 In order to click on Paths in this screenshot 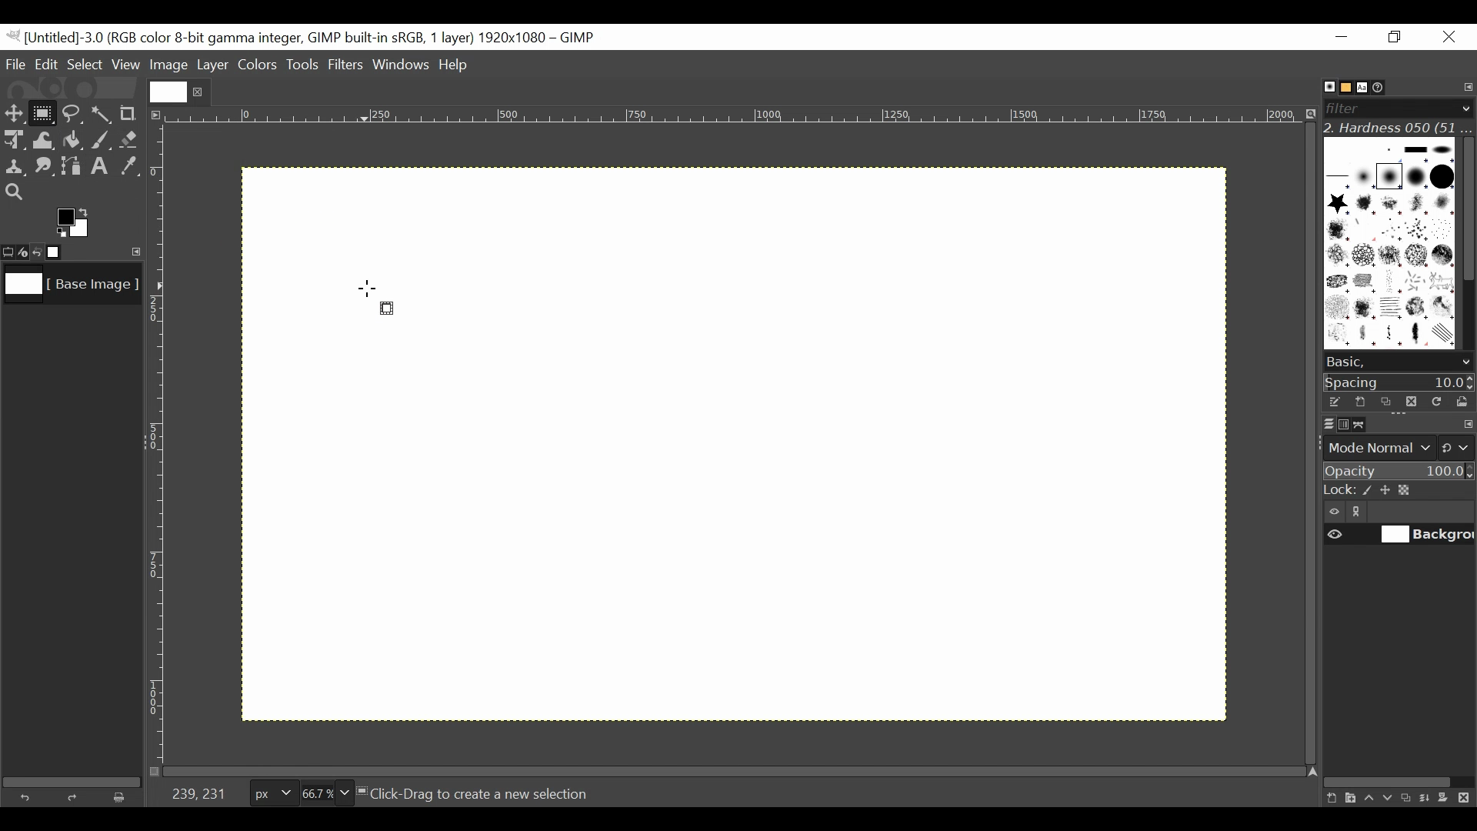, I will do `click(1363, 425)`.